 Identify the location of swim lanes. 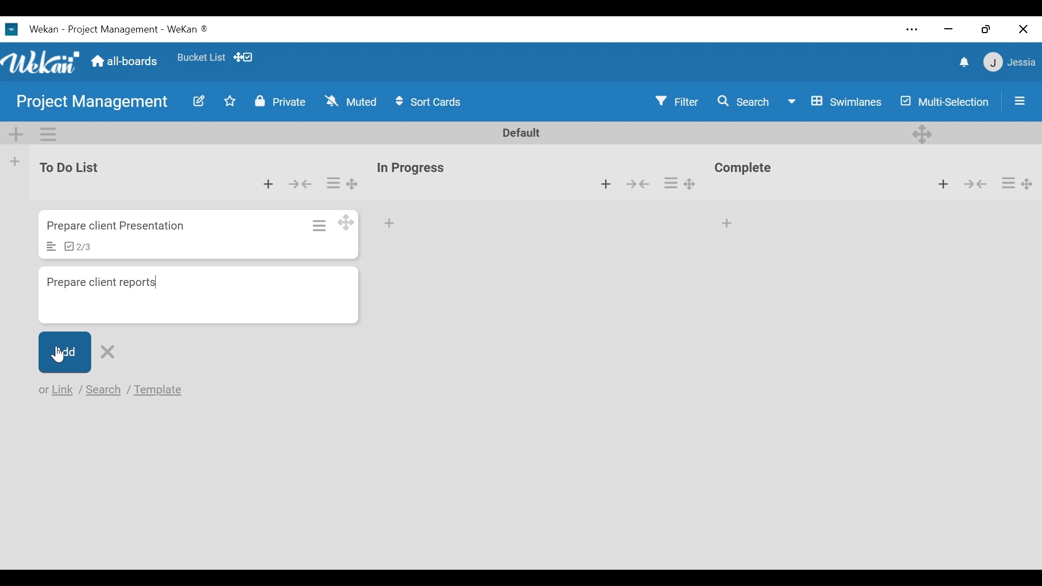
(834, 101).